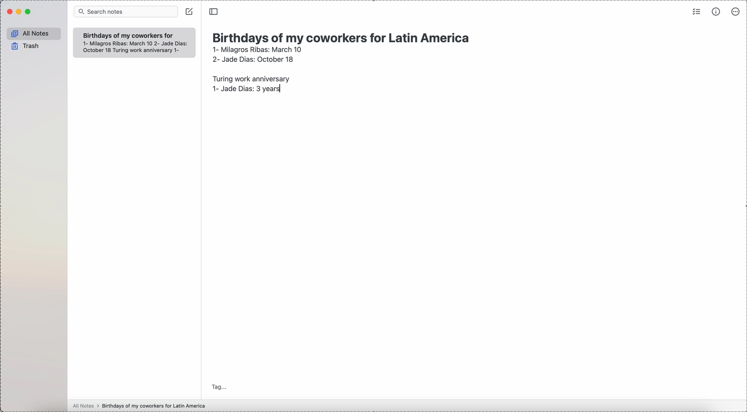  Describe the element at coordinates (736, 11) in the screenshot. I see `more options` at that location.